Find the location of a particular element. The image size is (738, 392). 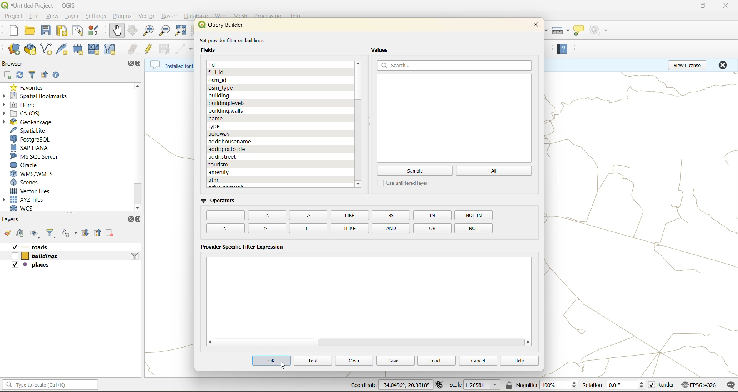

maximize is located at coordinates (129, 219).